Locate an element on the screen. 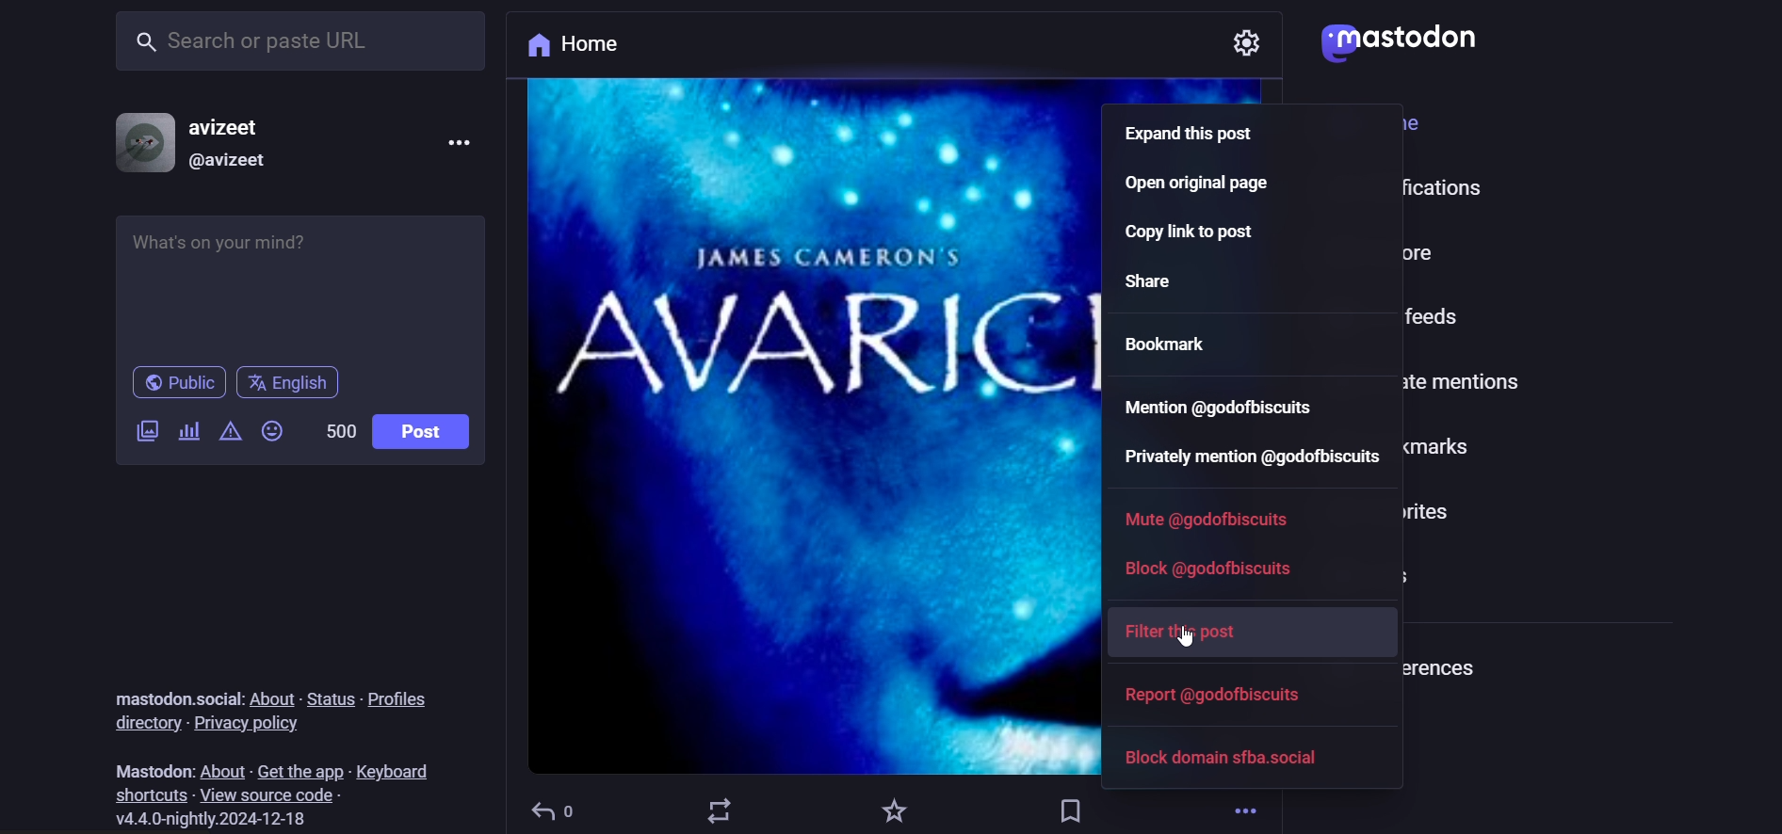  share is located at coordinates (1160, 281).